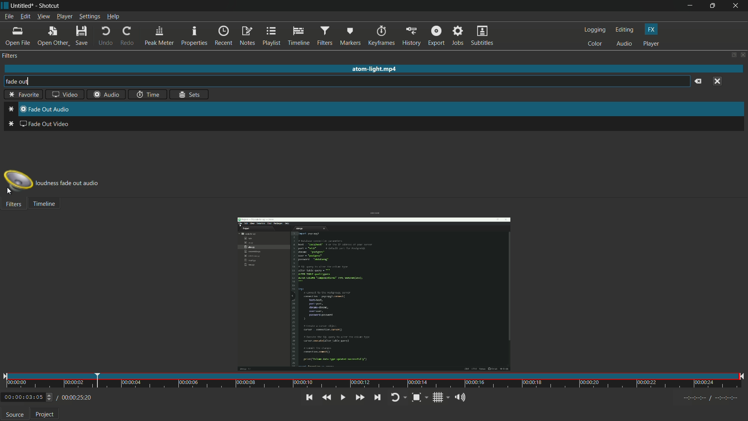 Image resolution: width=748 pixels, height=421 pixels. Describe the element at coordinates (308, 398) in the screenshot. I see `skip to the previous point` at that location.